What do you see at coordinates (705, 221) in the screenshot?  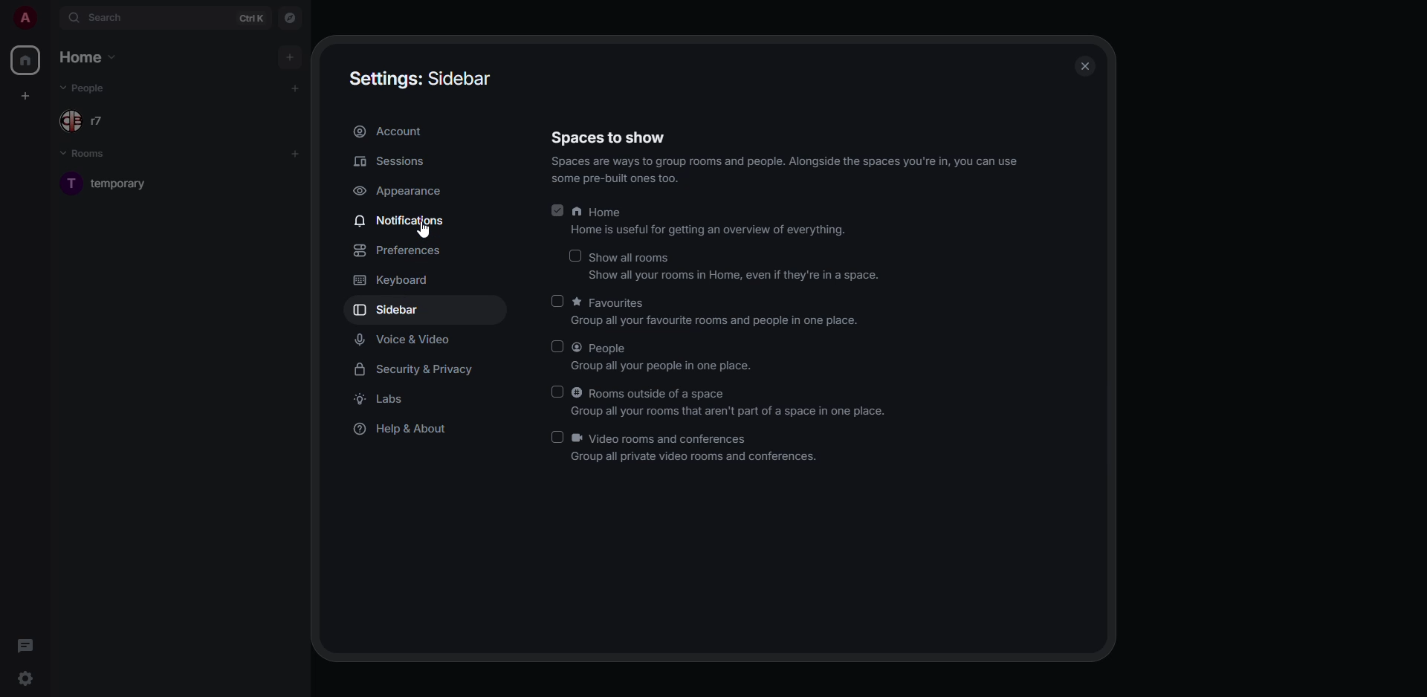 I see `home` at bounding box center [705, 221].